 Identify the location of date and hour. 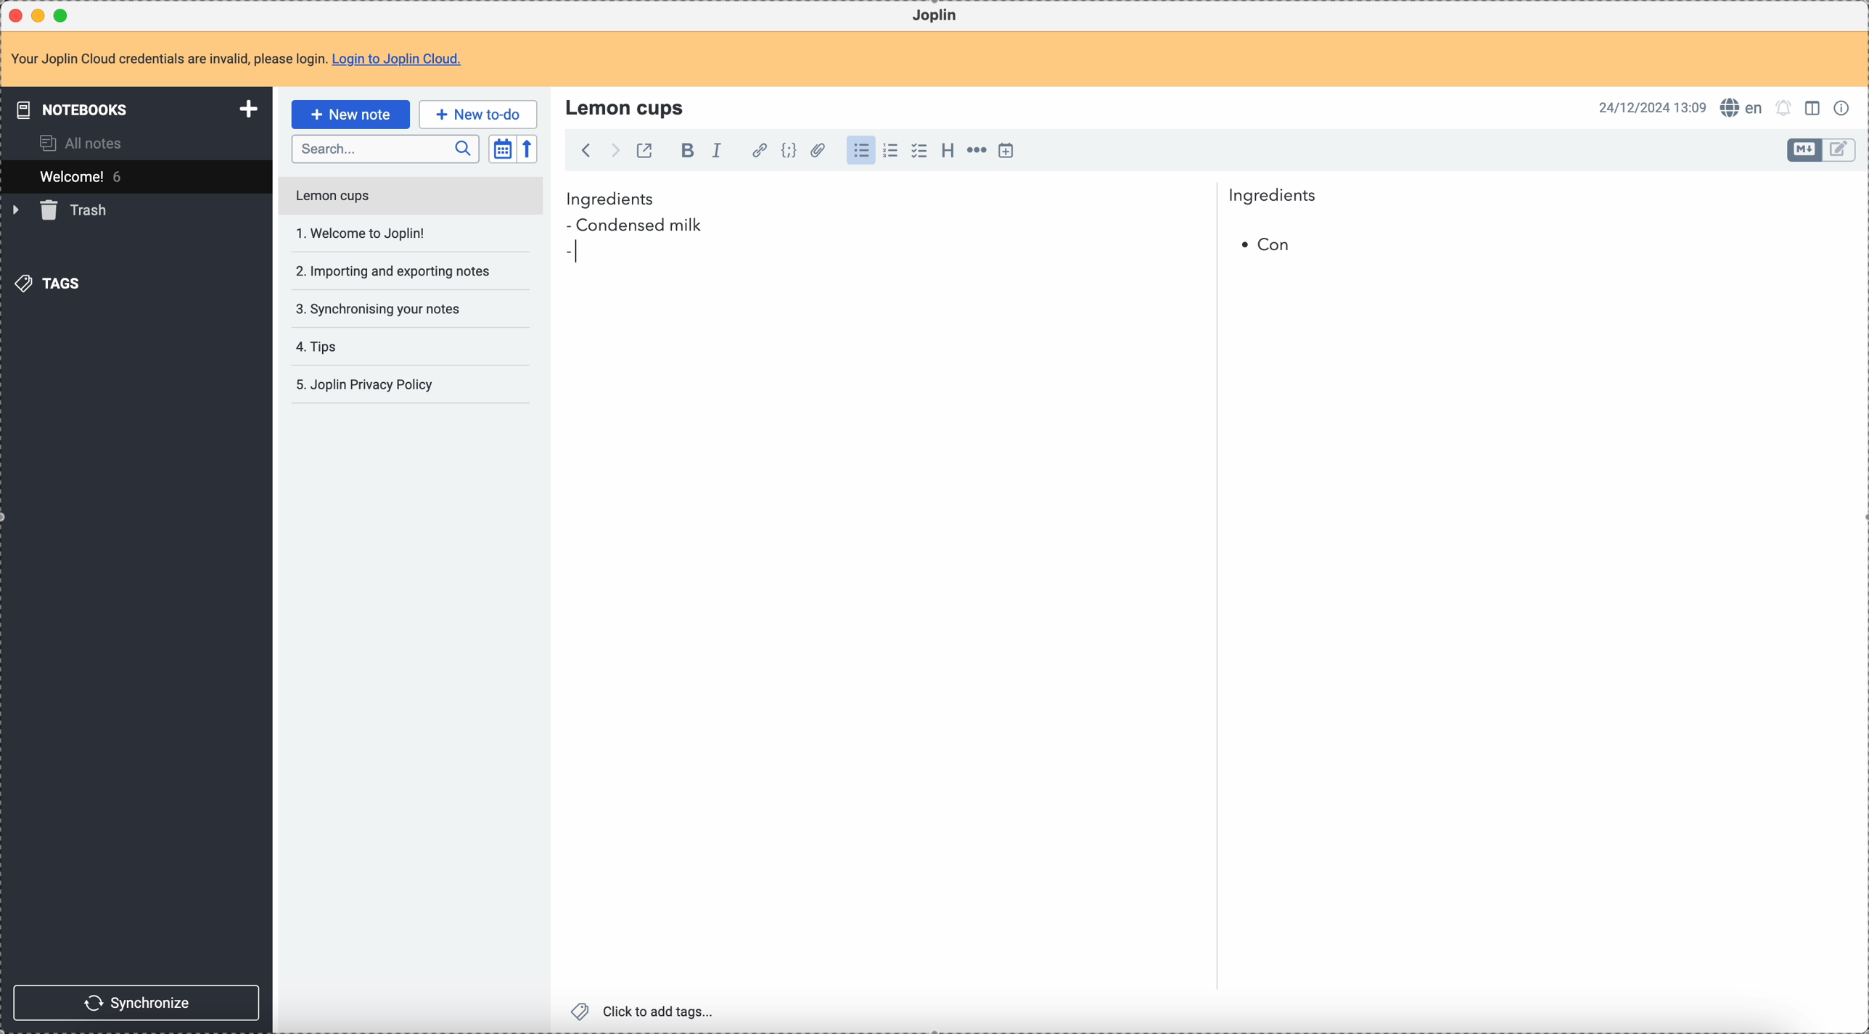
(1653, 107).